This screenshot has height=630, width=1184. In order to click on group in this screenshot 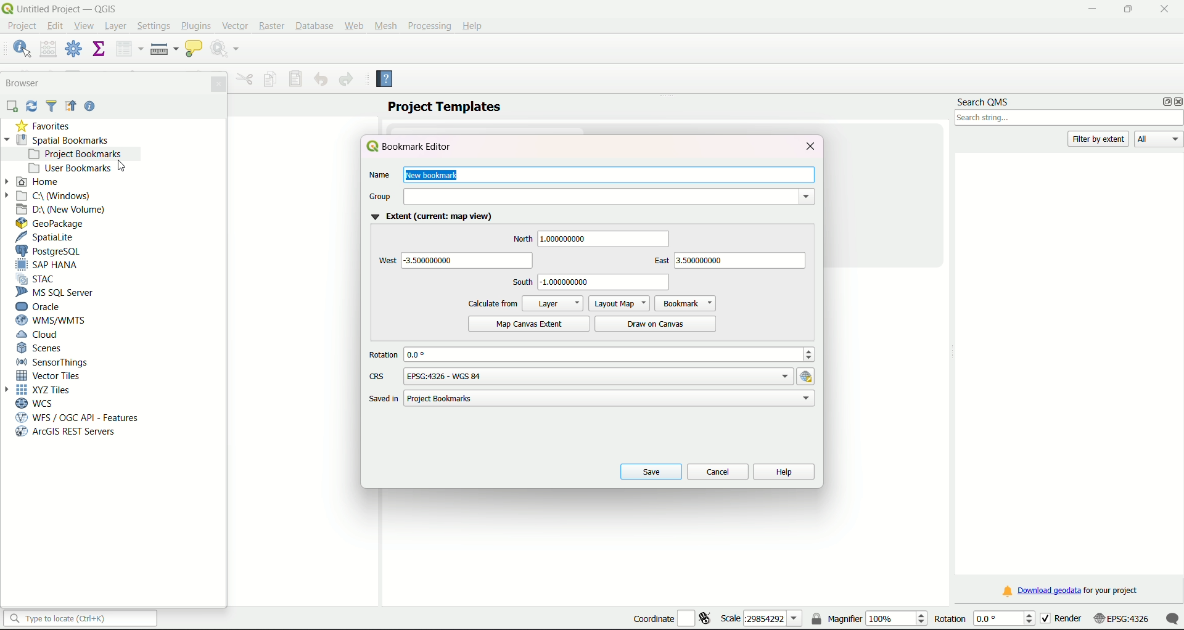, I will do `click(520, 197)`.